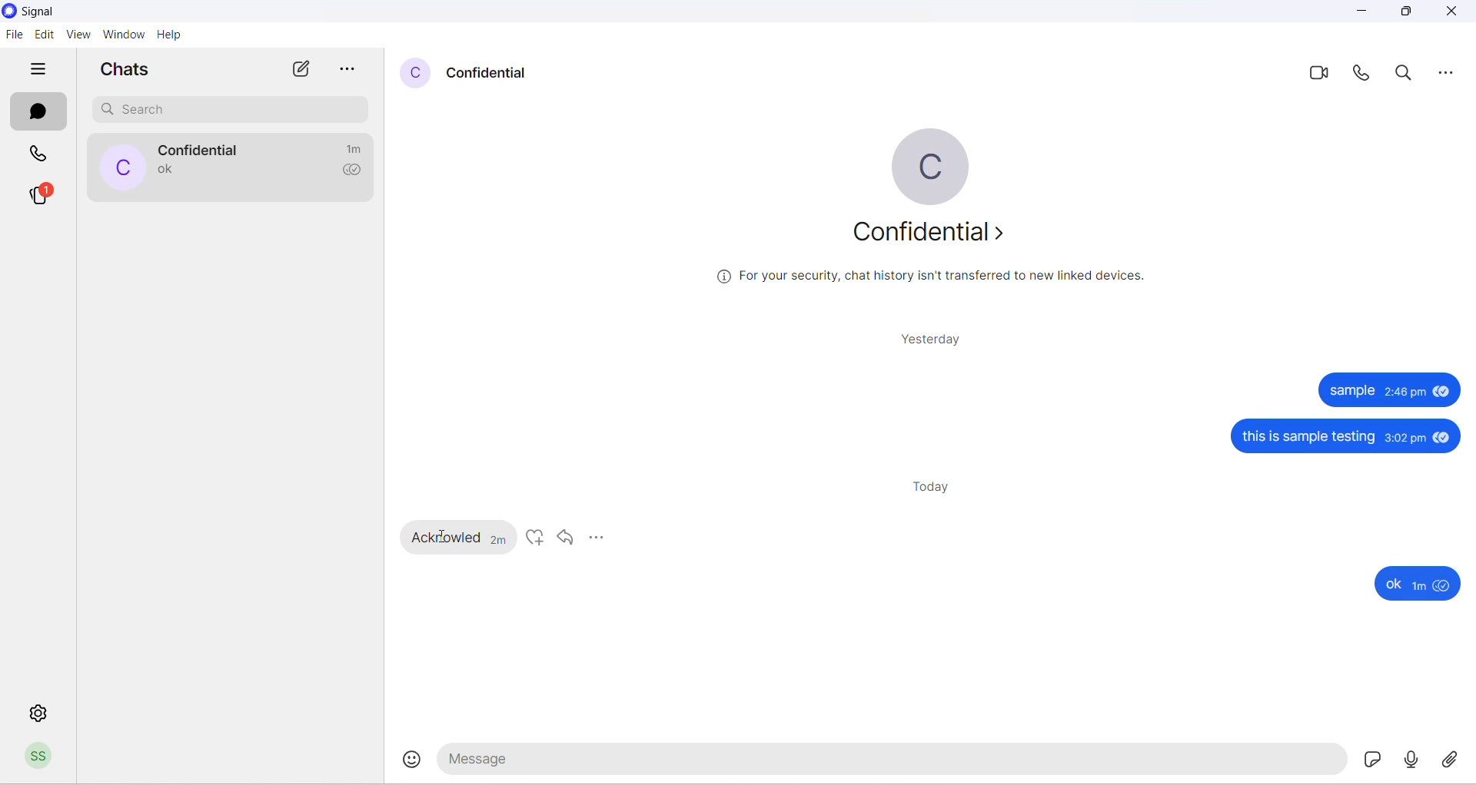  What do you see at coordinates (1411, 12) in the screenshot?
I see `maximize` at bounding box center [1411, 12].